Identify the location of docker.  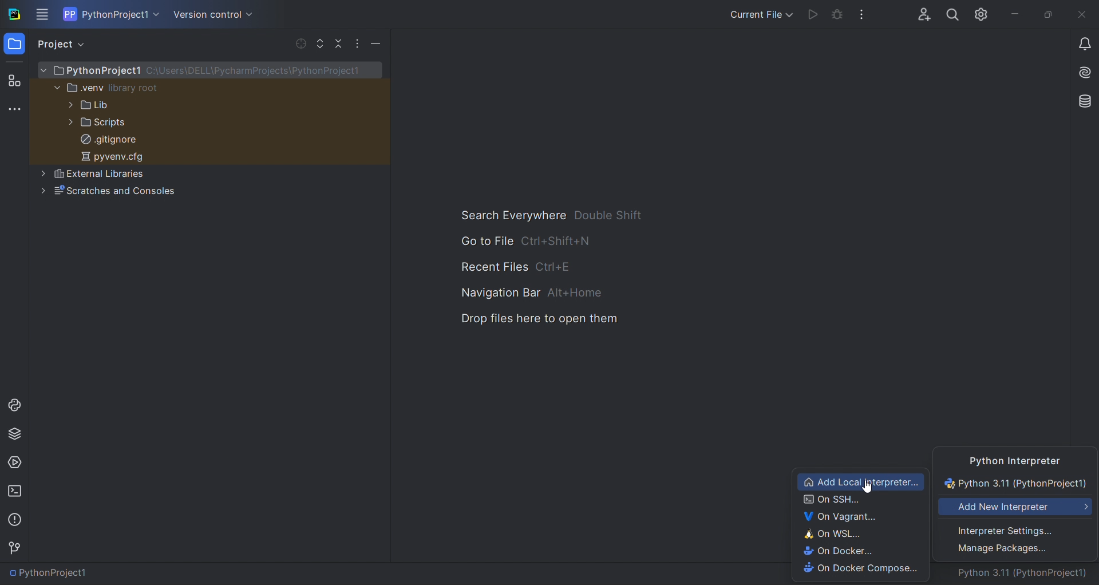
(859, 551).